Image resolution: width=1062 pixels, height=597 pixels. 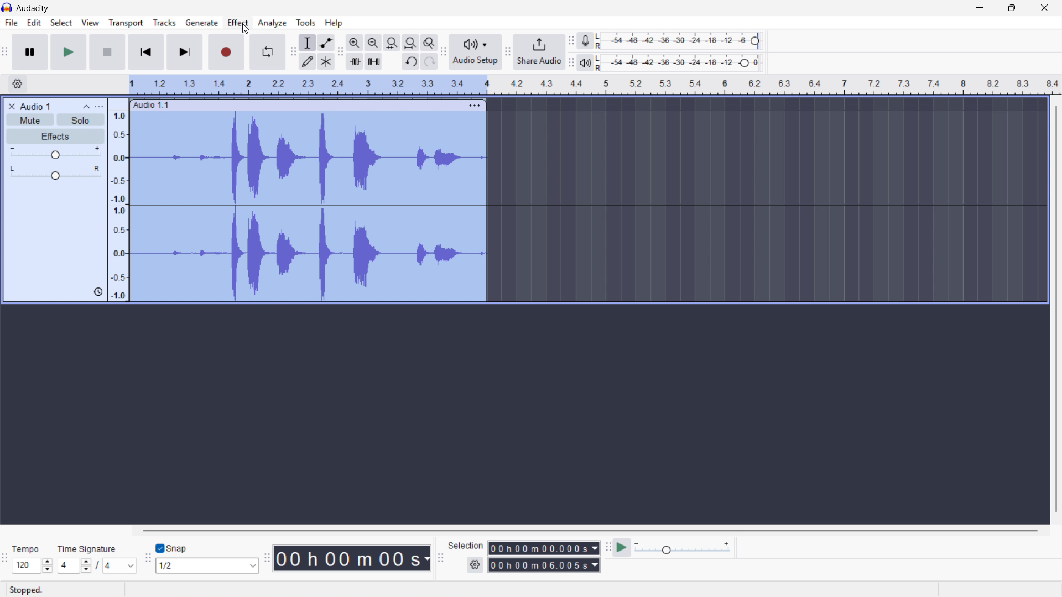 I want to click on Time signature toolbar, so click(x=6, y=560).